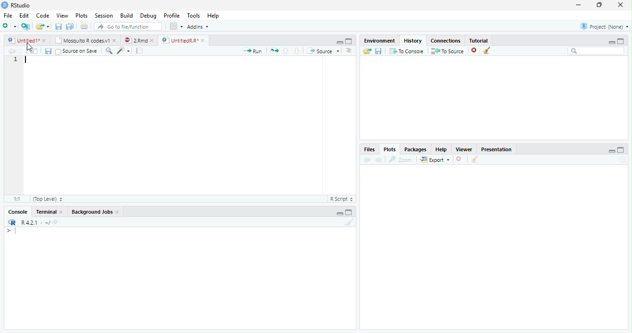 The height and width of the screenshot is (333, 632). Describe the element at coordinates (29, 48) in the screenshot. I see `cursor` at that location.